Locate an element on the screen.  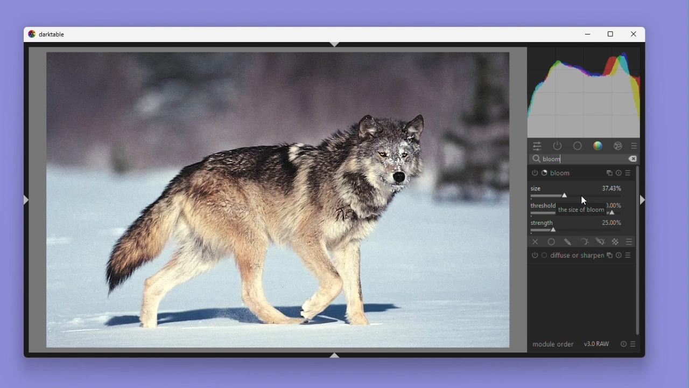
shift+ctrl+b is located at coordinates (334, 356).